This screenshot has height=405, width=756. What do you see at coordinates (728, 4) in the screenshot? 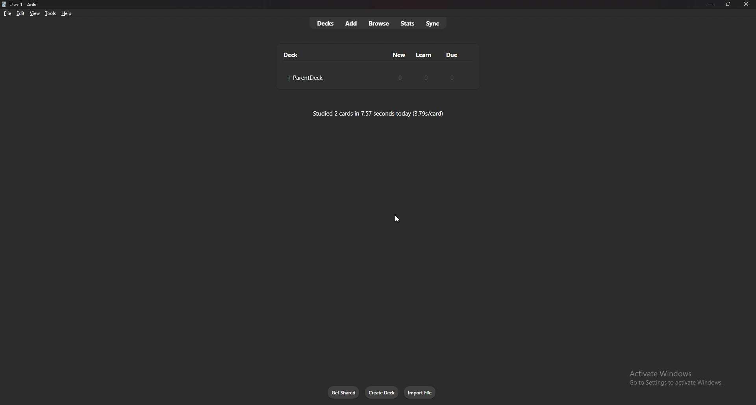
I see `Maximize/resize` at bounding box center [728, 4].